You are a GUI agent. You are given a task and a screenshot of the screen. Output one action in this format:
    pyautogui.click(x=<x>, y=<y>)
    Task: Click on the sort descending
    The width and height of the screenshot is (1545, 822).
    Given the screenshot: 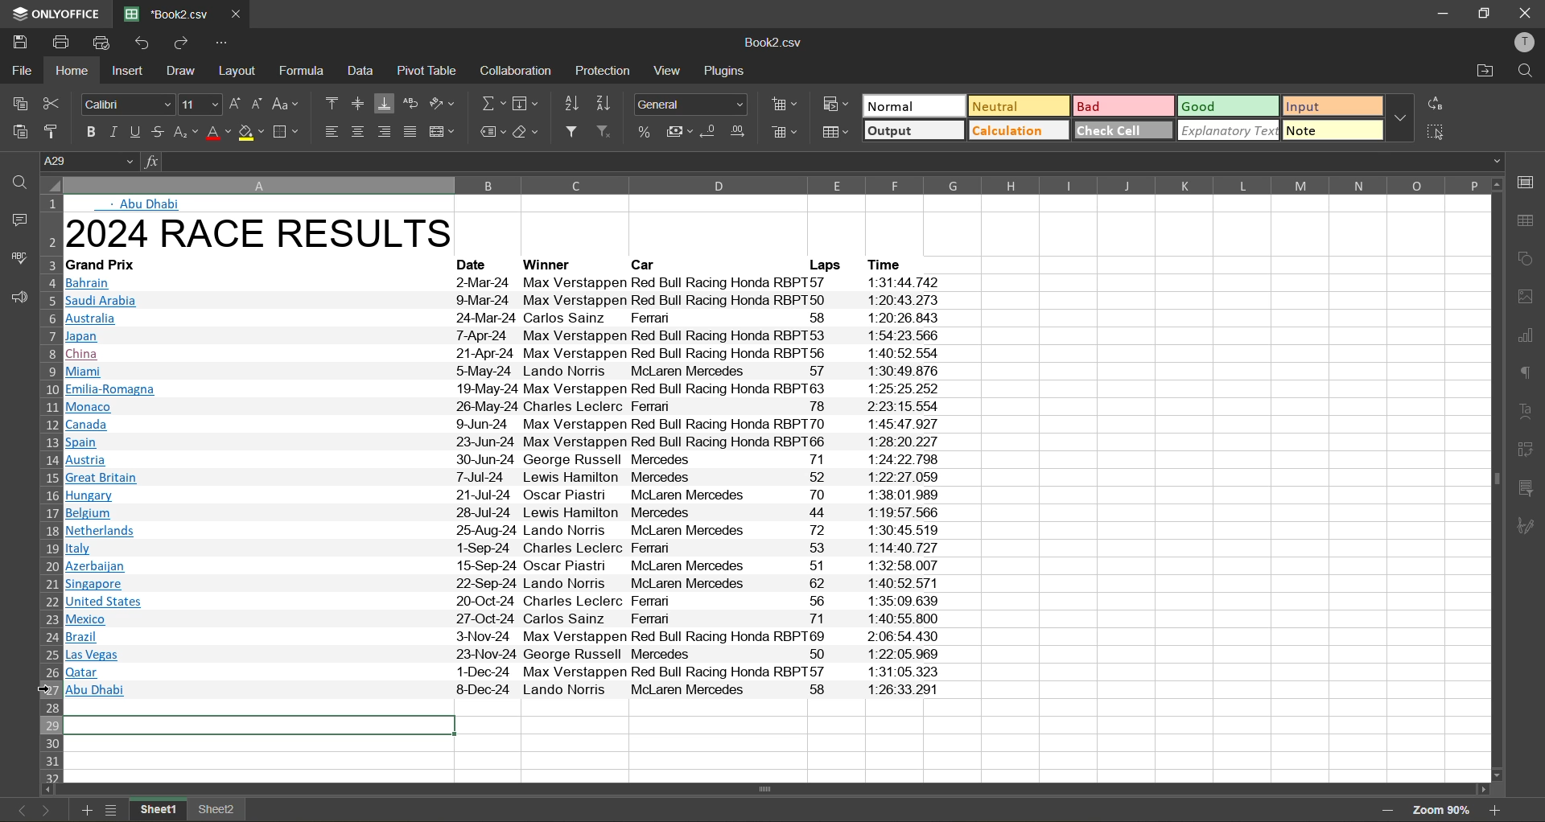 What is the action you would take?
    pyautogui.click(x=604, y=105)
    